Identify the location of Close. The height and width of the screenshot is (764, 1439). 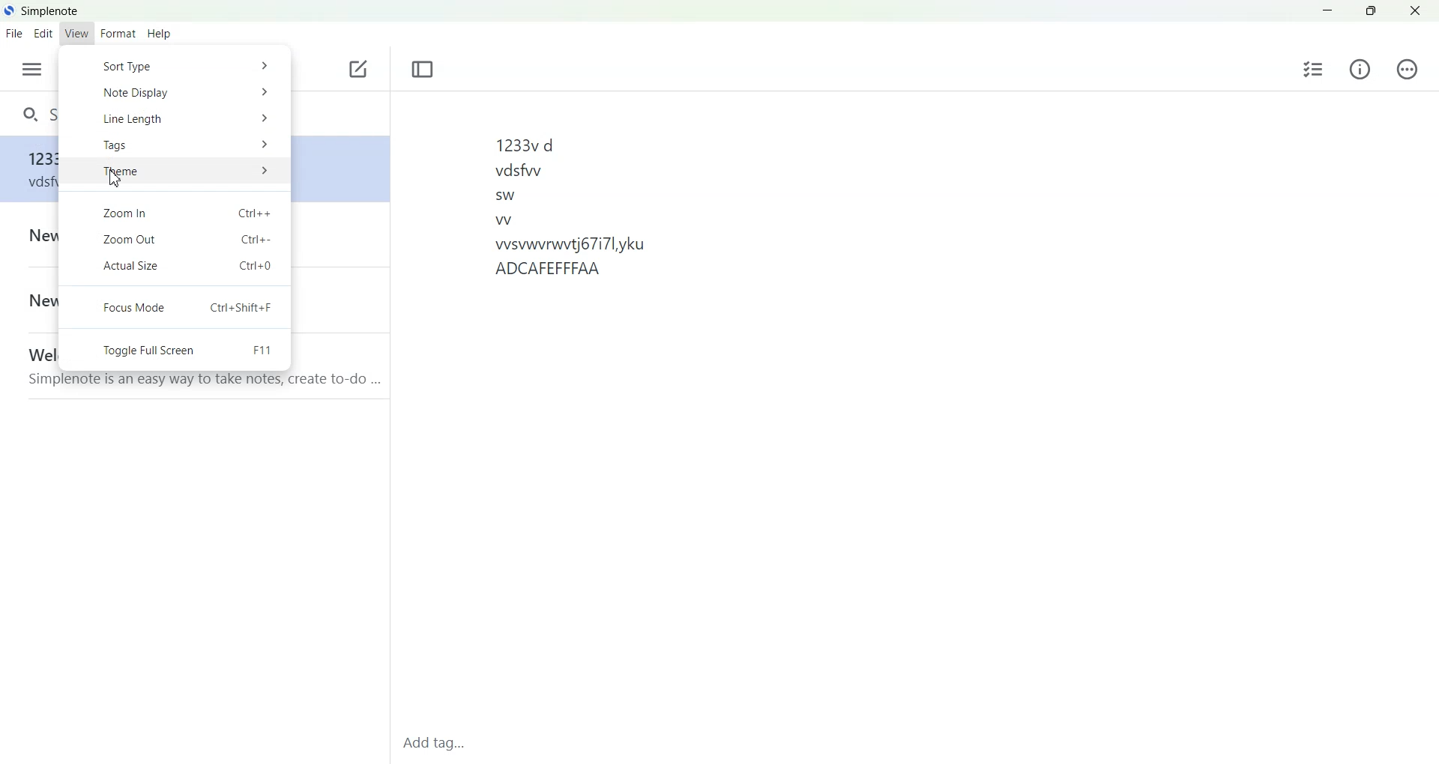
(1414, 9).